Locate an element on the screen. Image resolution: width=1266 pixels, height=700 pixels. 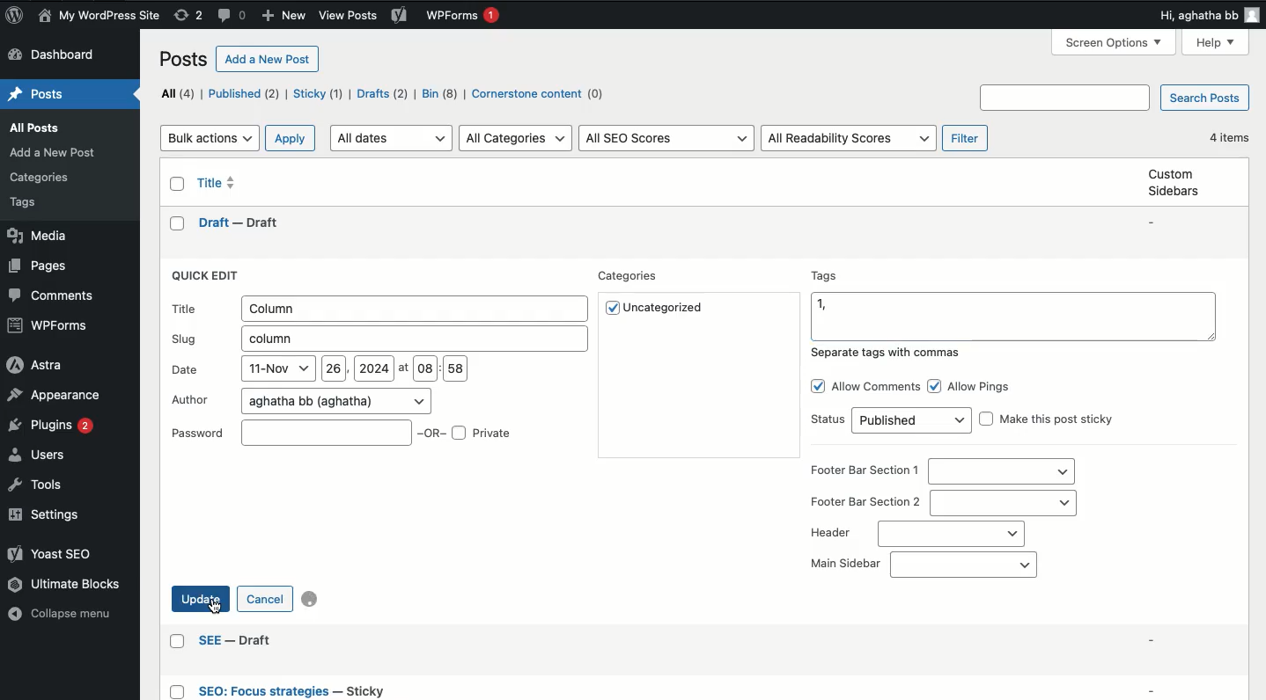
Revisions is located at coordinates (189, 16).